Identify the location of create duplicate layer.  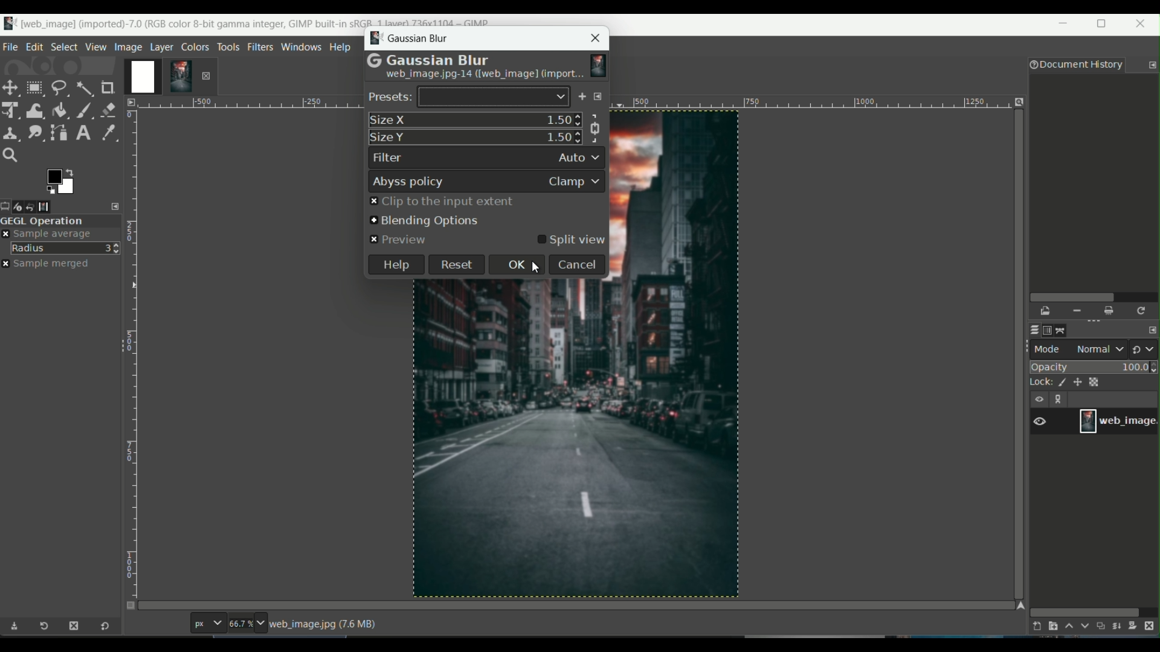
(1101, 627).